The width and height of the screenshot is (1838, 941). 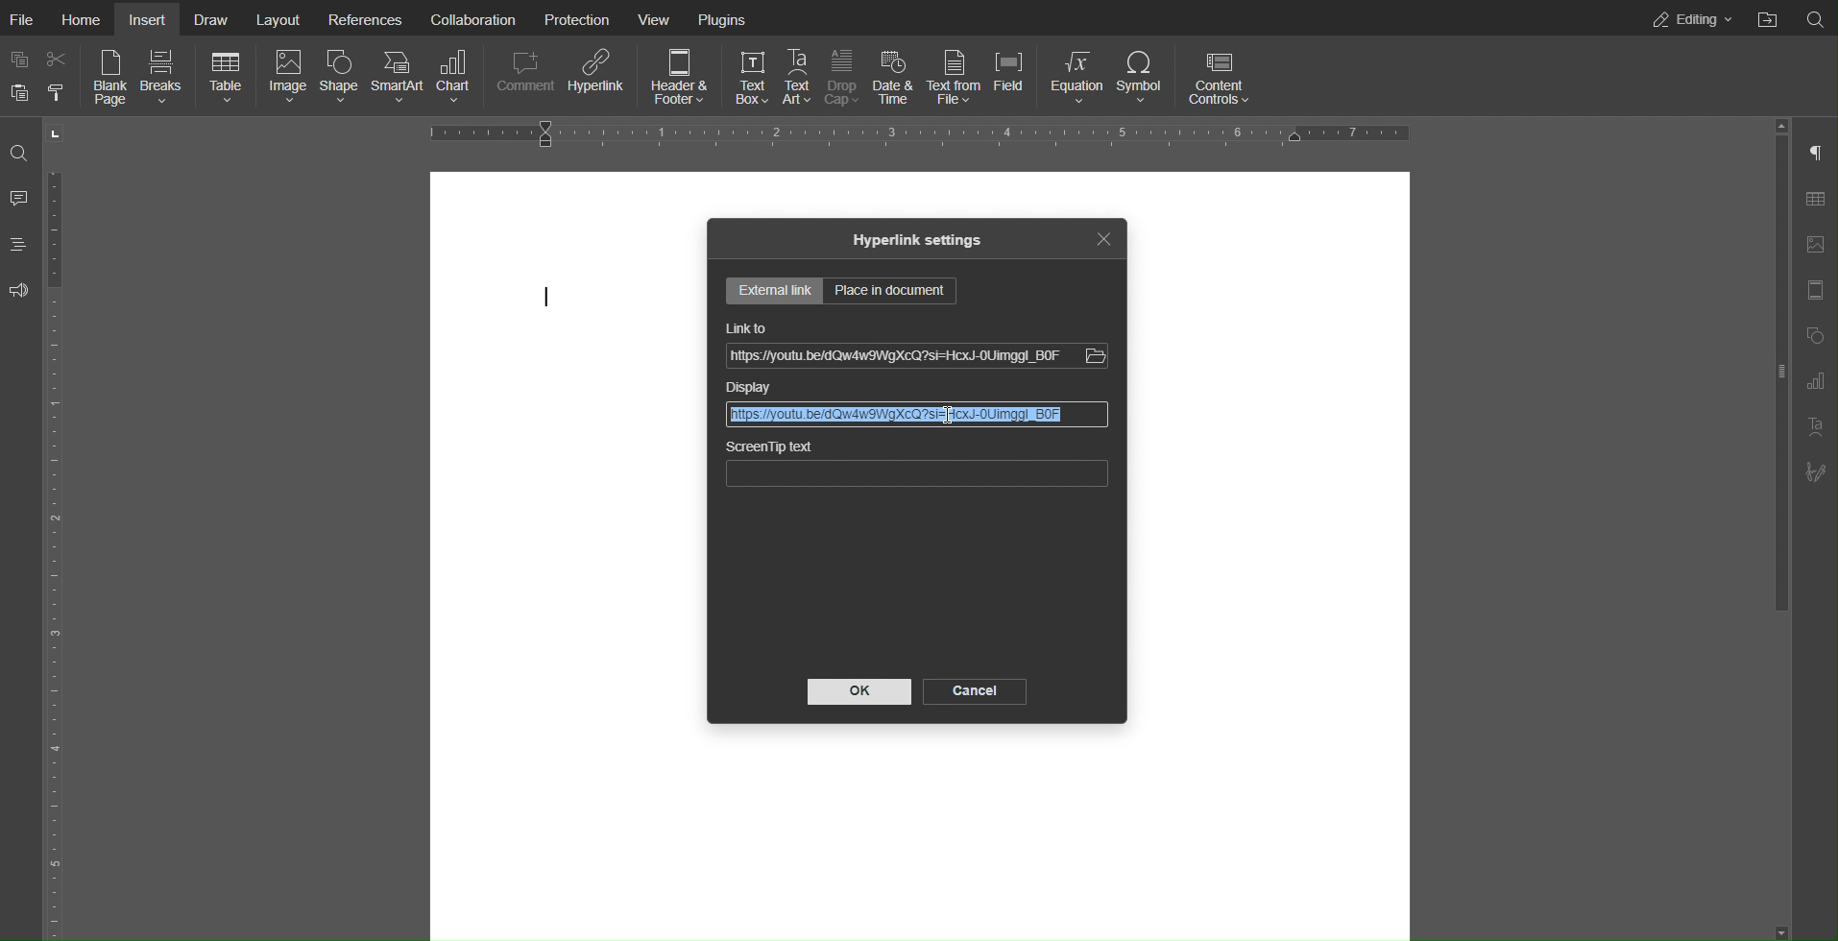 What do you see at coordinates (399, 78) in the screenshot?
I see `SmartArt` at bounding box center [399, 78].